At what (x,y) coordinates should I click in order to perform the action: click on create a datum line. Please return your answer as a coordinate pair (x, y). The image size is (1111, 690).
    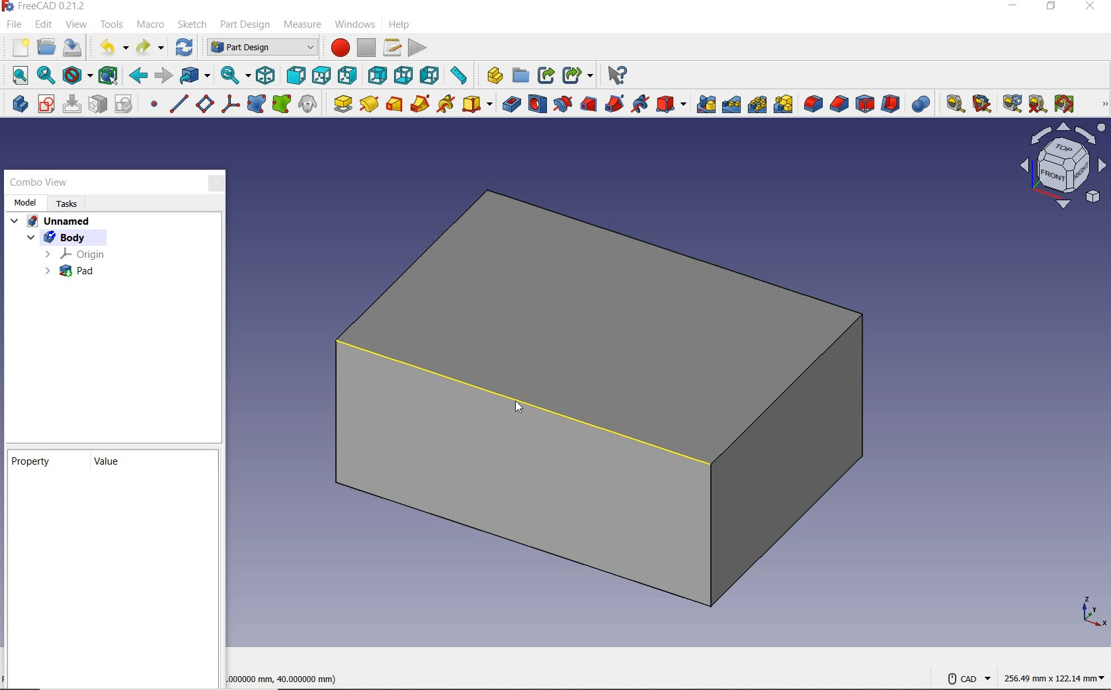
    Looking at the image, I should click on (177, 104).